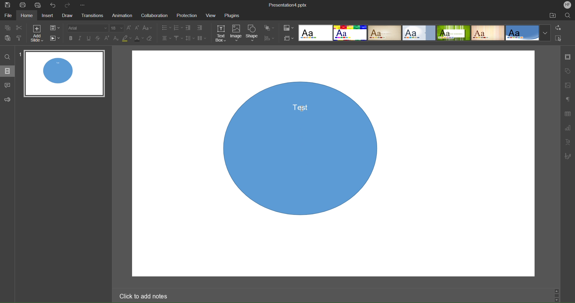 Image resolution: width=575 pixels, height=303 pixels. I want to click on Slides, so click(9, 71).